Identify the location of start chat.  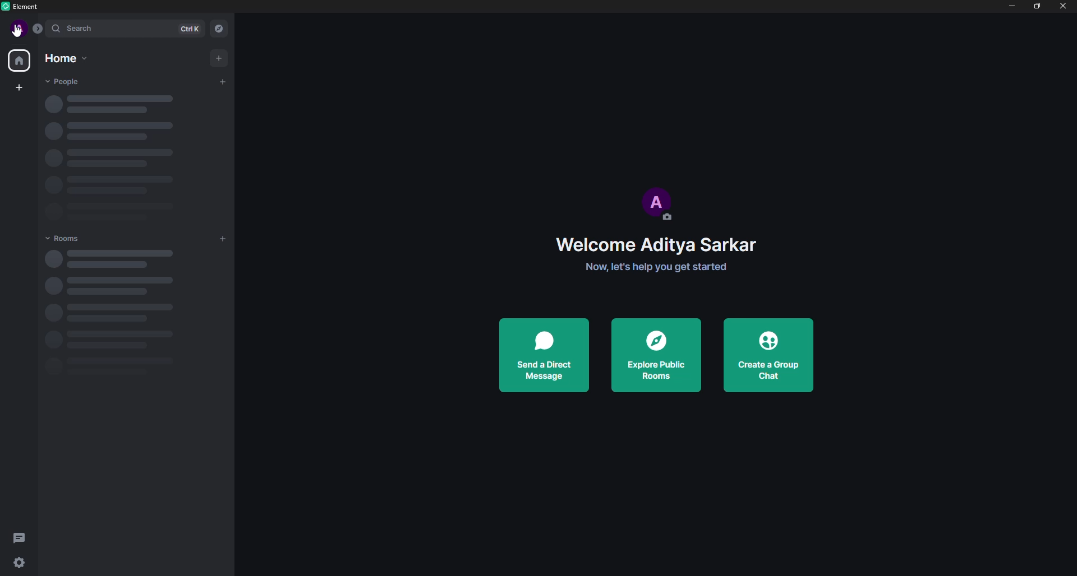
(224, 80).